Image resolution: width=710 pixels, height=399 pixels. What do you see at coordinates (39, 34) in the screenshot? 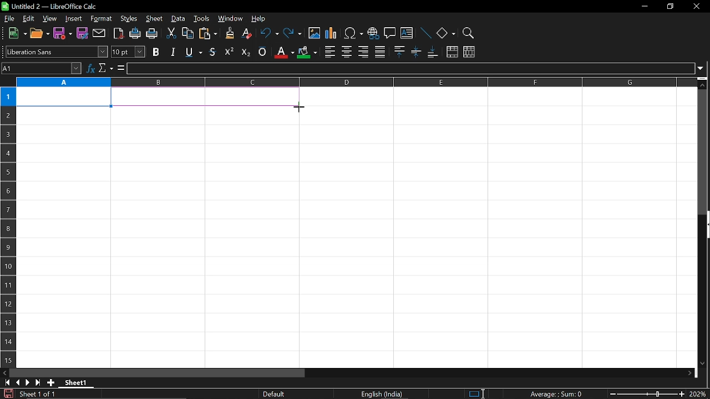
I see `open` at bounding box center [39, 34].